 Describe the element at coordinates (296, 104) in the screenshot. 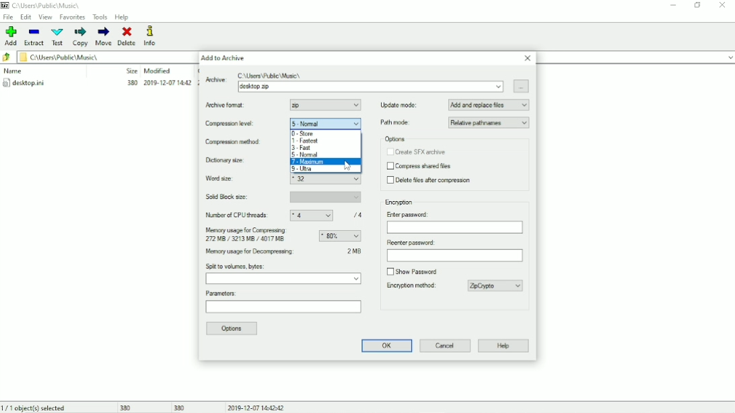

I see `7z` at that location.